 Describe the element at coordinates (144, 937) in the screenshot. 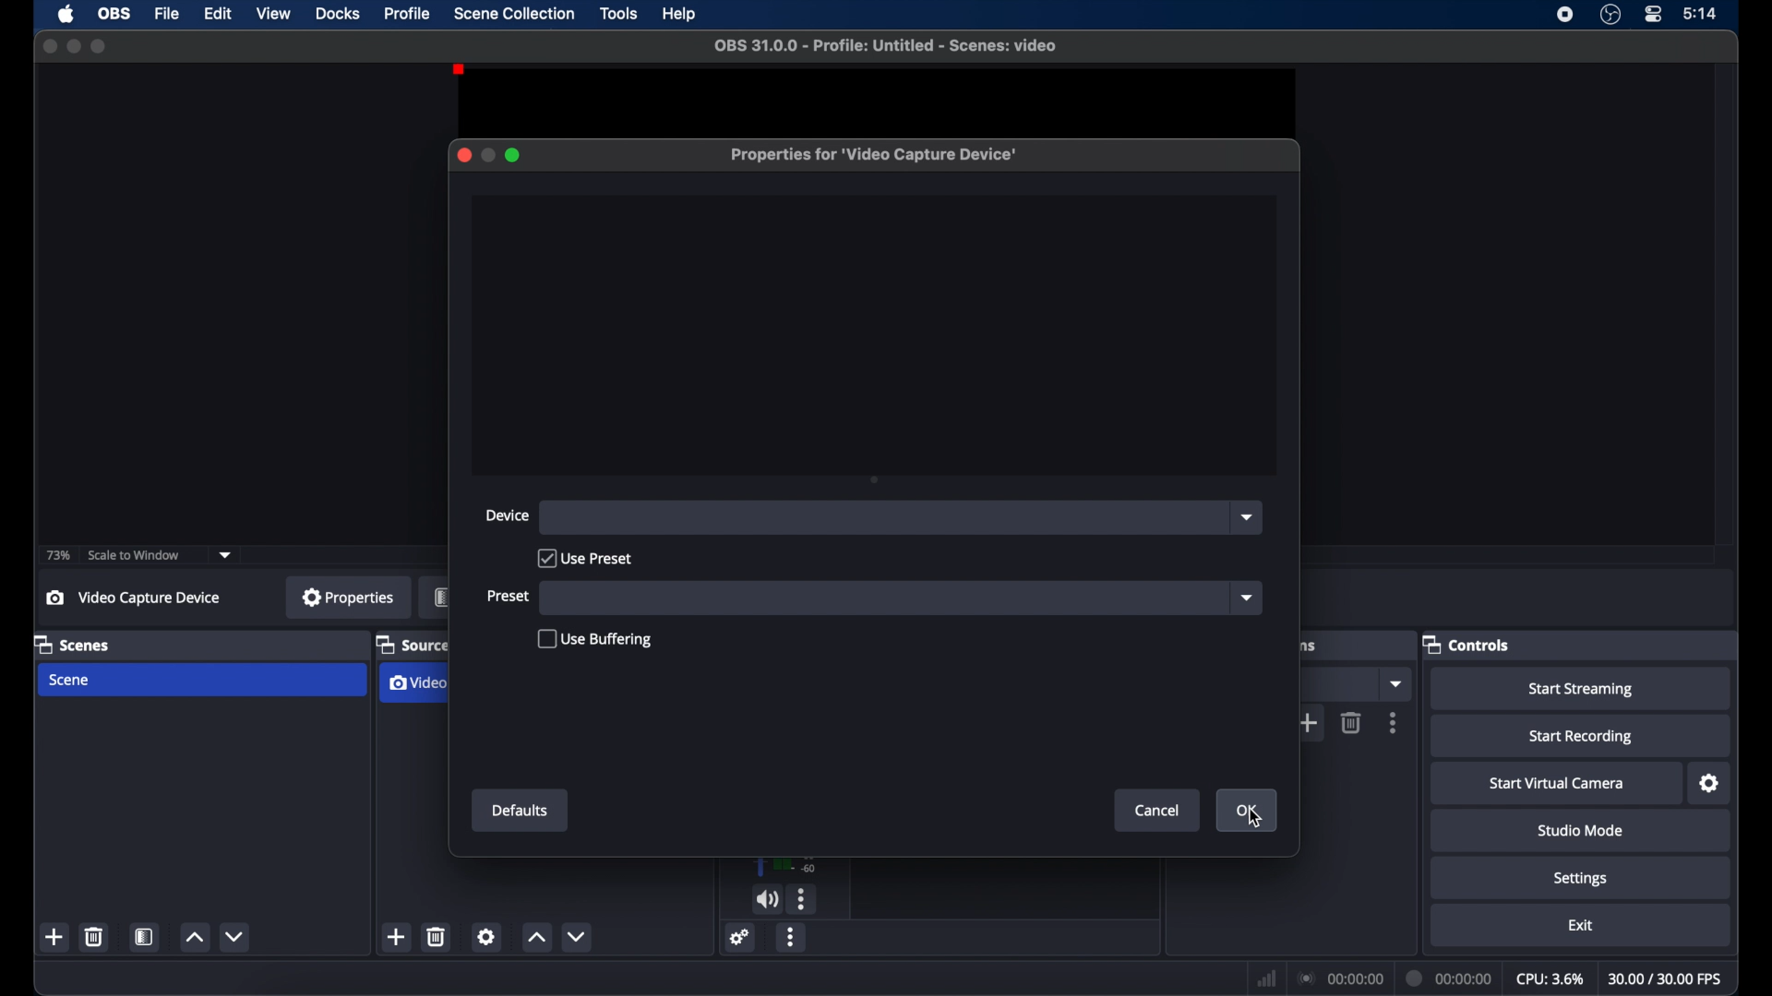

I see `scene filter` at that location.